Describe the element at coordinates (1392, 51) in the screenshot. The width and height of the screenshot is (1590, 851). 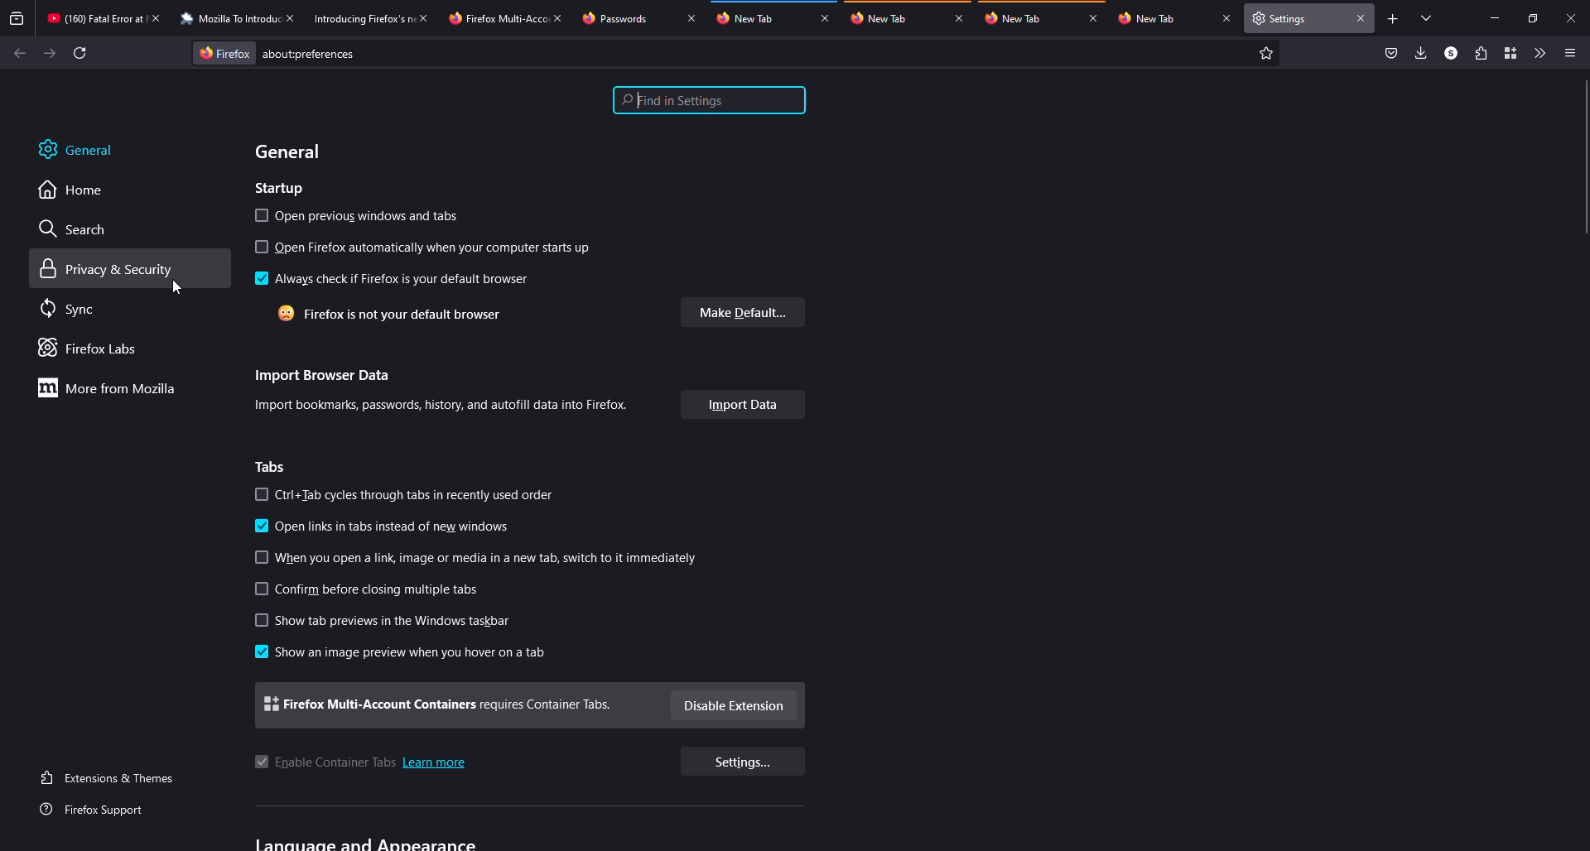
I see `save to pocket` at that location.